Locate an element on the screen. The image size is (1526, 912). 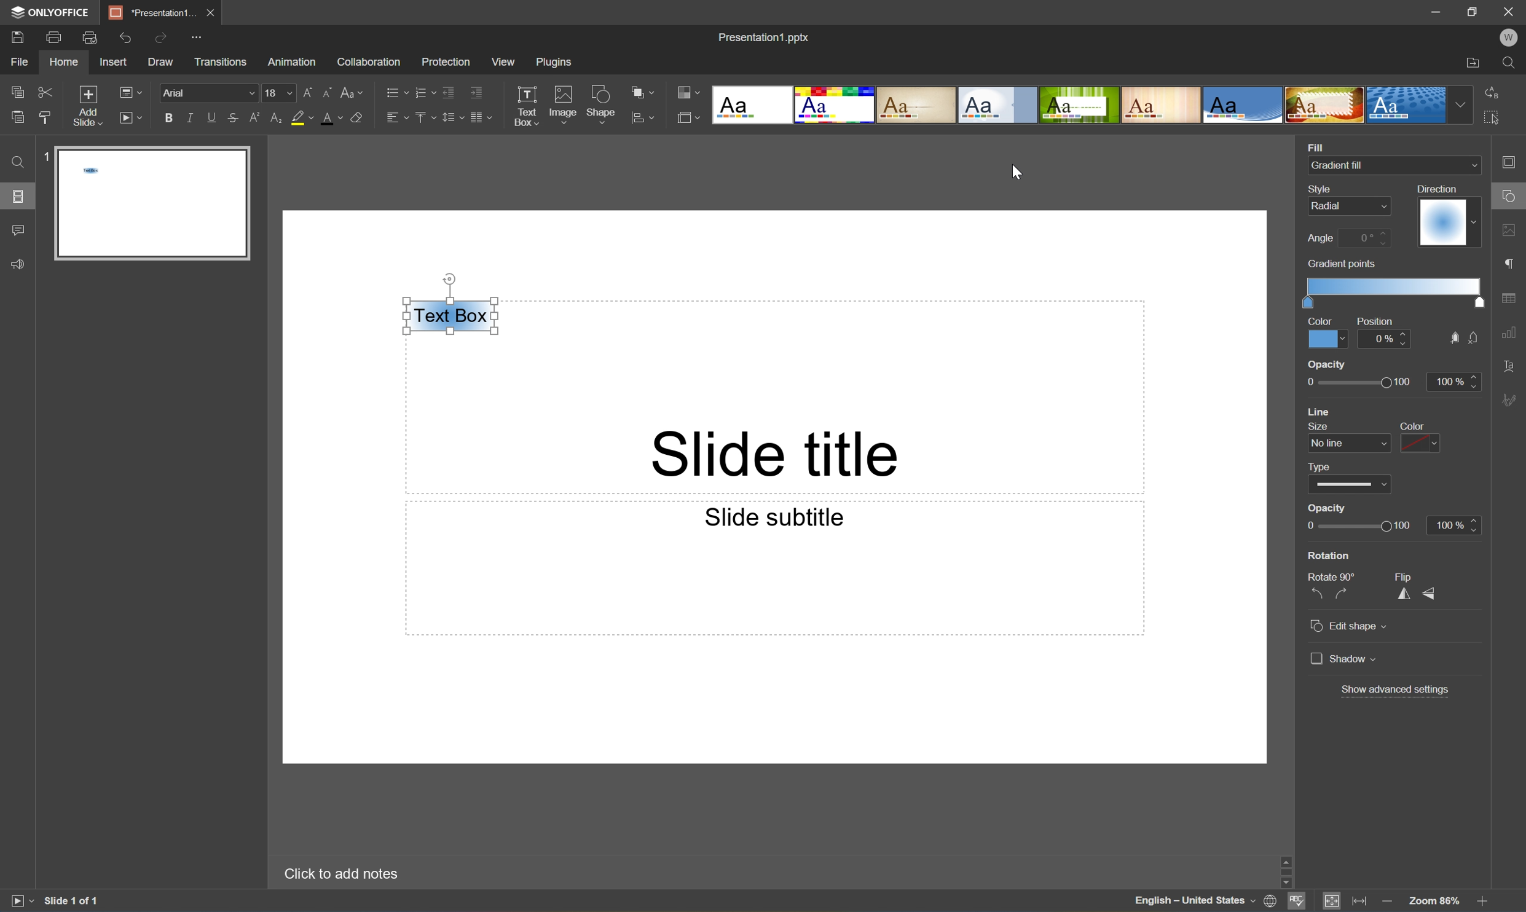
Decrease indent is located at coordinates (446, 92).